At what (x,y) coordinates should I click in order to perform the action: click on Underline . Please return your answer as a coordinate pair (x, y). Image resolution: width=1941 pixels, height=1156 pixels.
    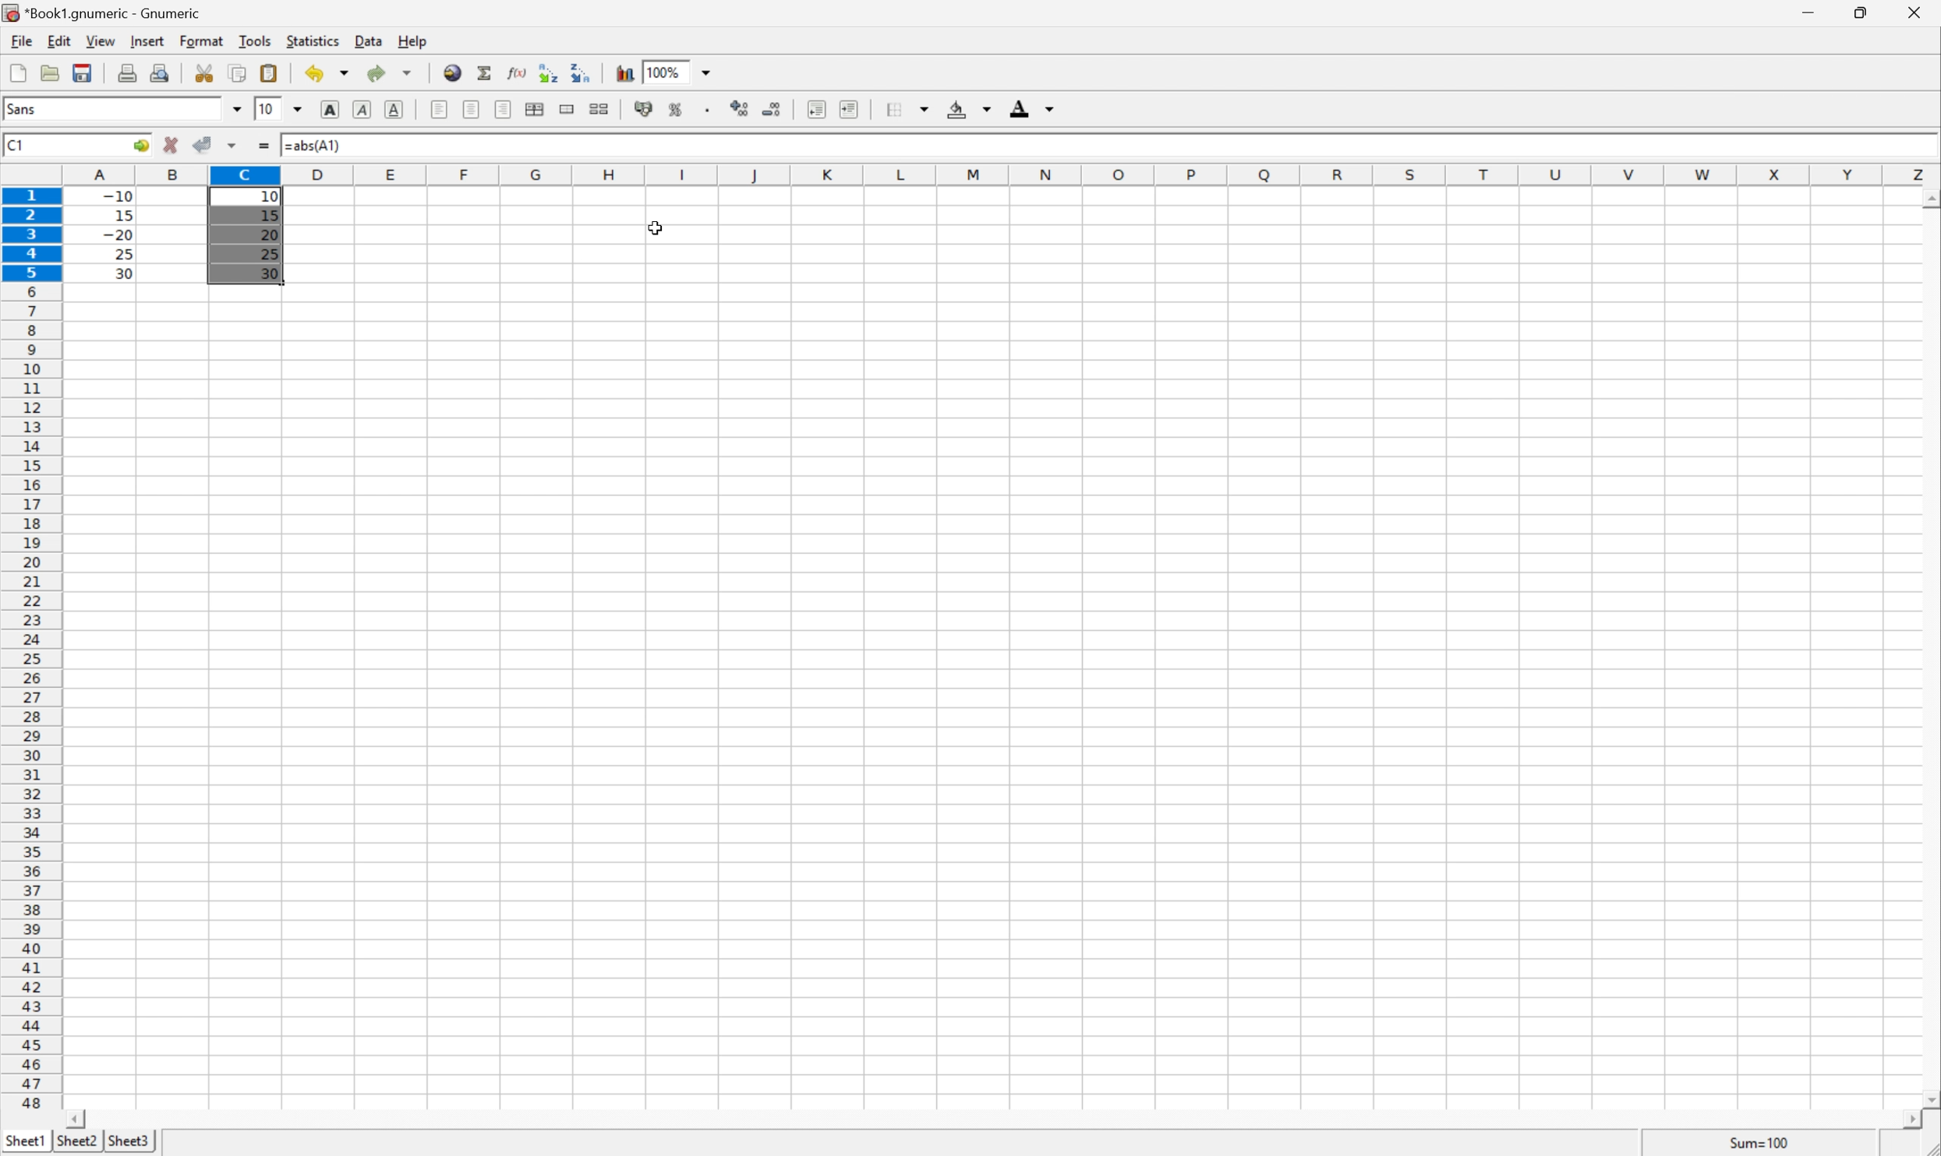
    Looking at the image, I should click on (360, 110).